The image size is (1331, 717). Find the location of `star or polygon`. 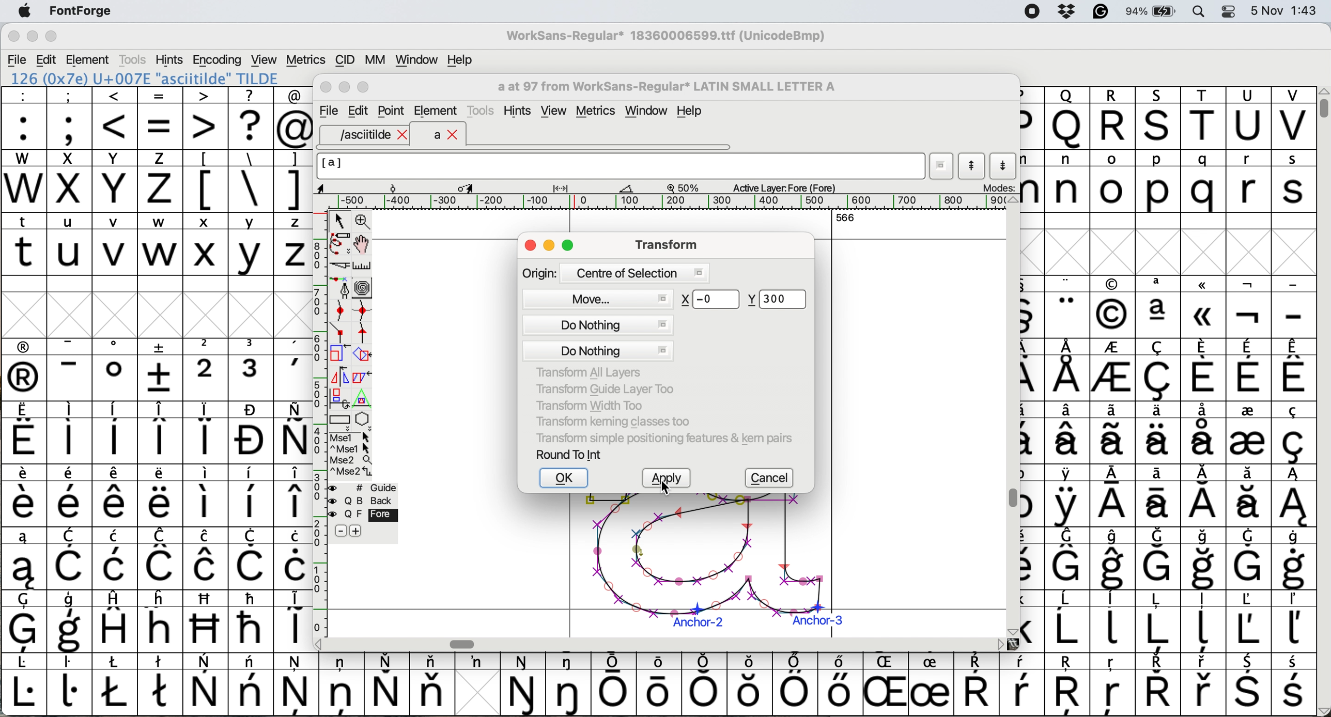

star or polygon is located at coordinates (363, 419).